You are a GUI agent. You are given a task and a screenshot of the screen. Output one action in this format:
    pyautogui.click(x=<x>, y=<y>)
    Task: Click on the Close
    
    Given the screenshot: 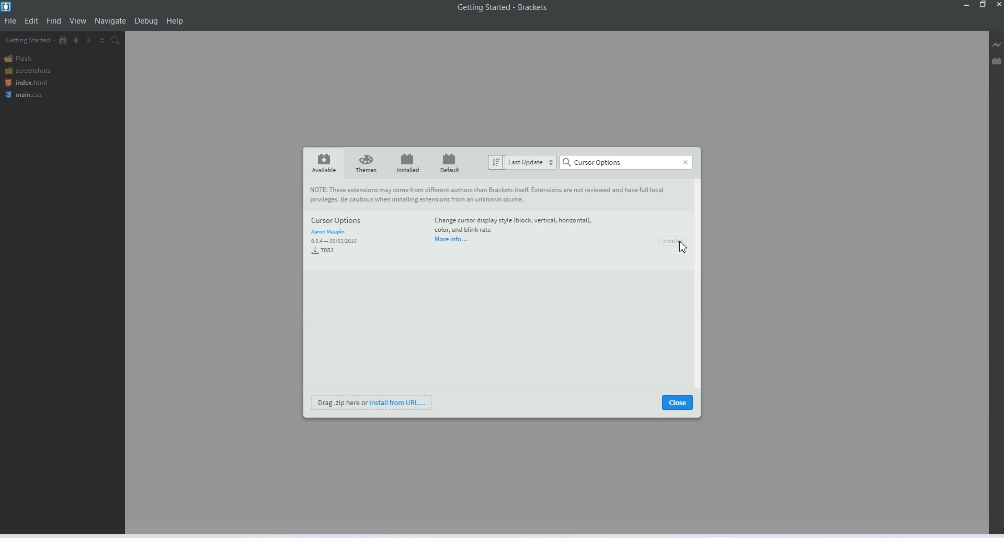 What is the action you would take?
    pyautogui.click(x=998, y=5)
    